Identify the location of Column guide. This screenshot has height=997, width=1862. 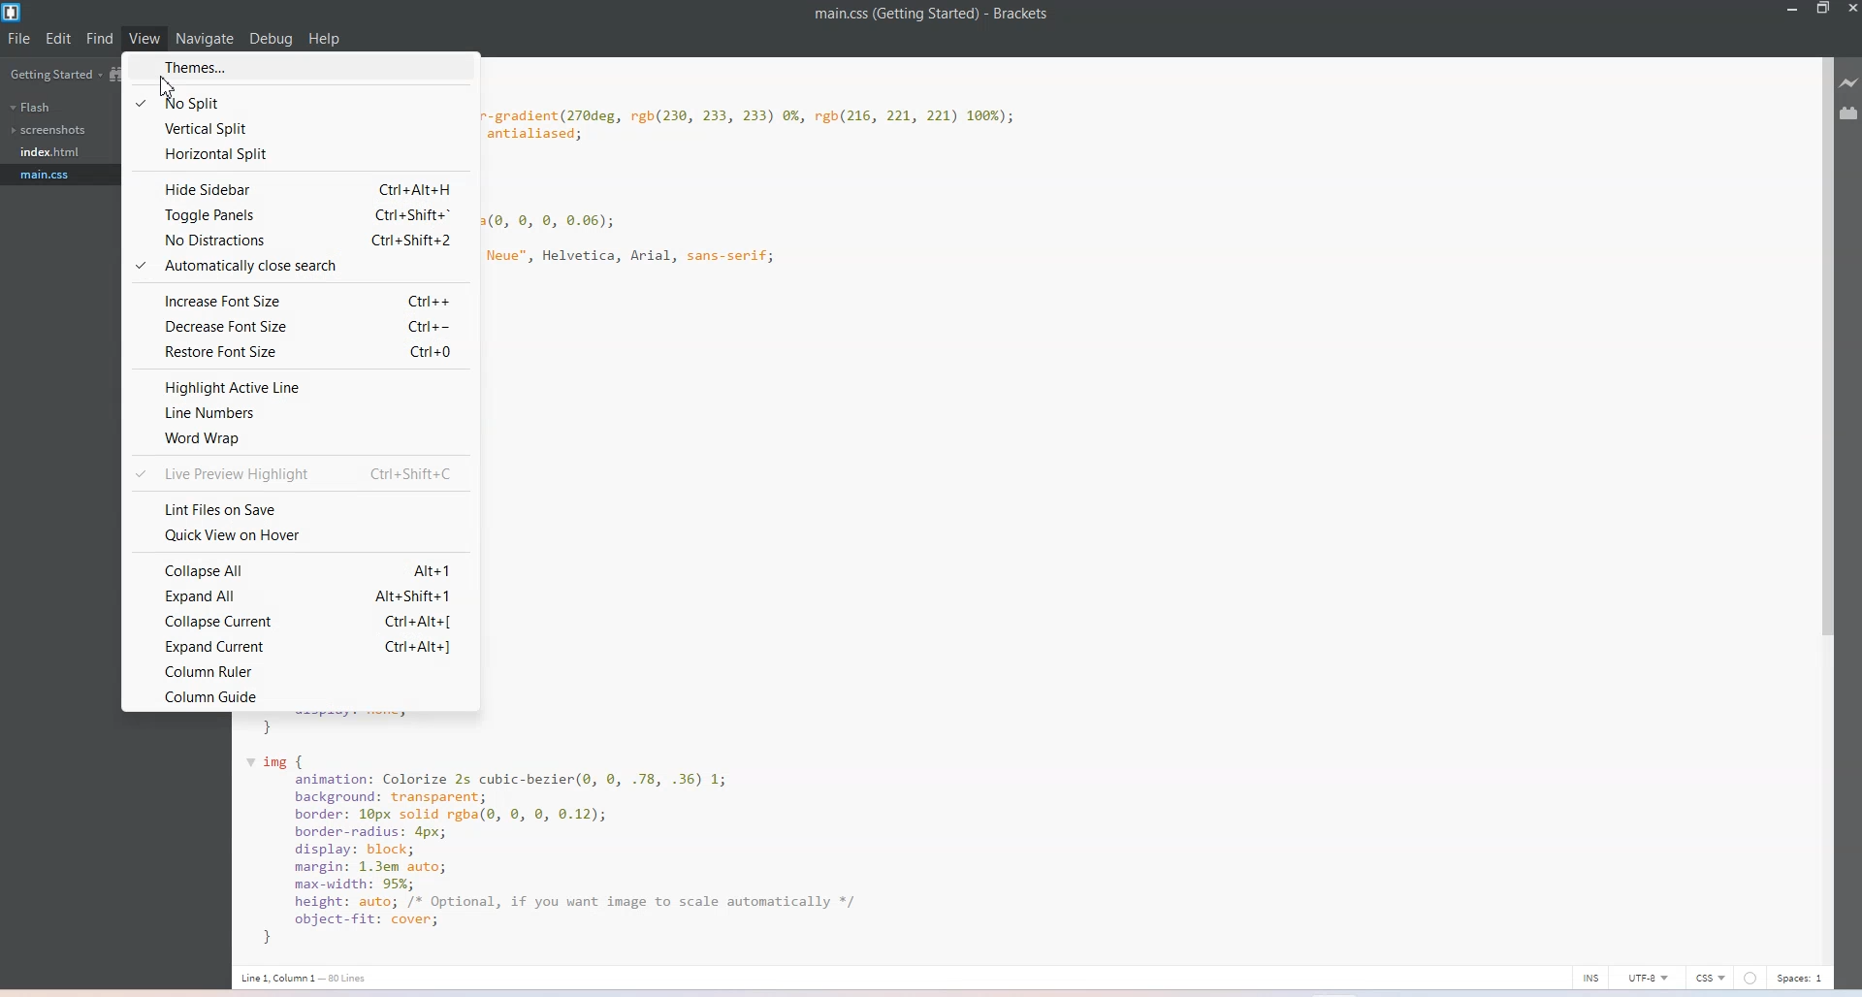
(303, 696).